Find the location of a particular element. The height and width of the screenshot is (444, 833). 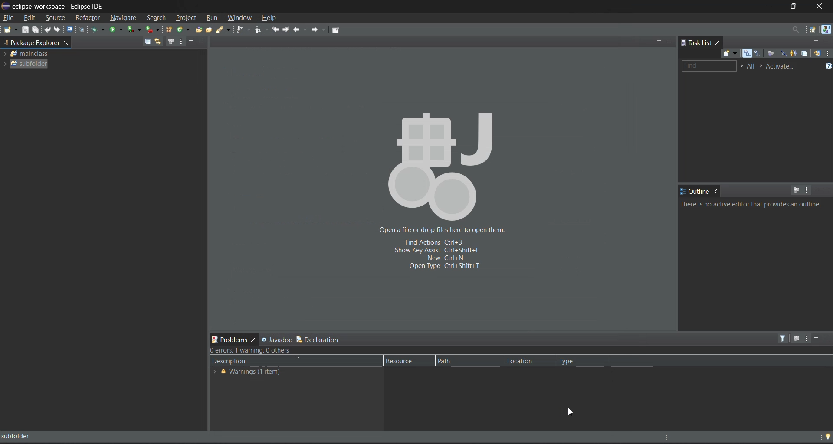

open perspective is located at coordinates (812, 29).